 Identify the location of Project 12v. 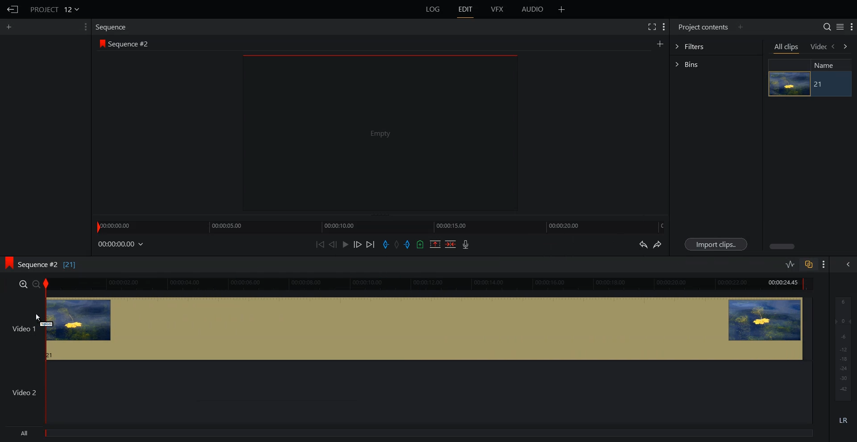
(54, 9).